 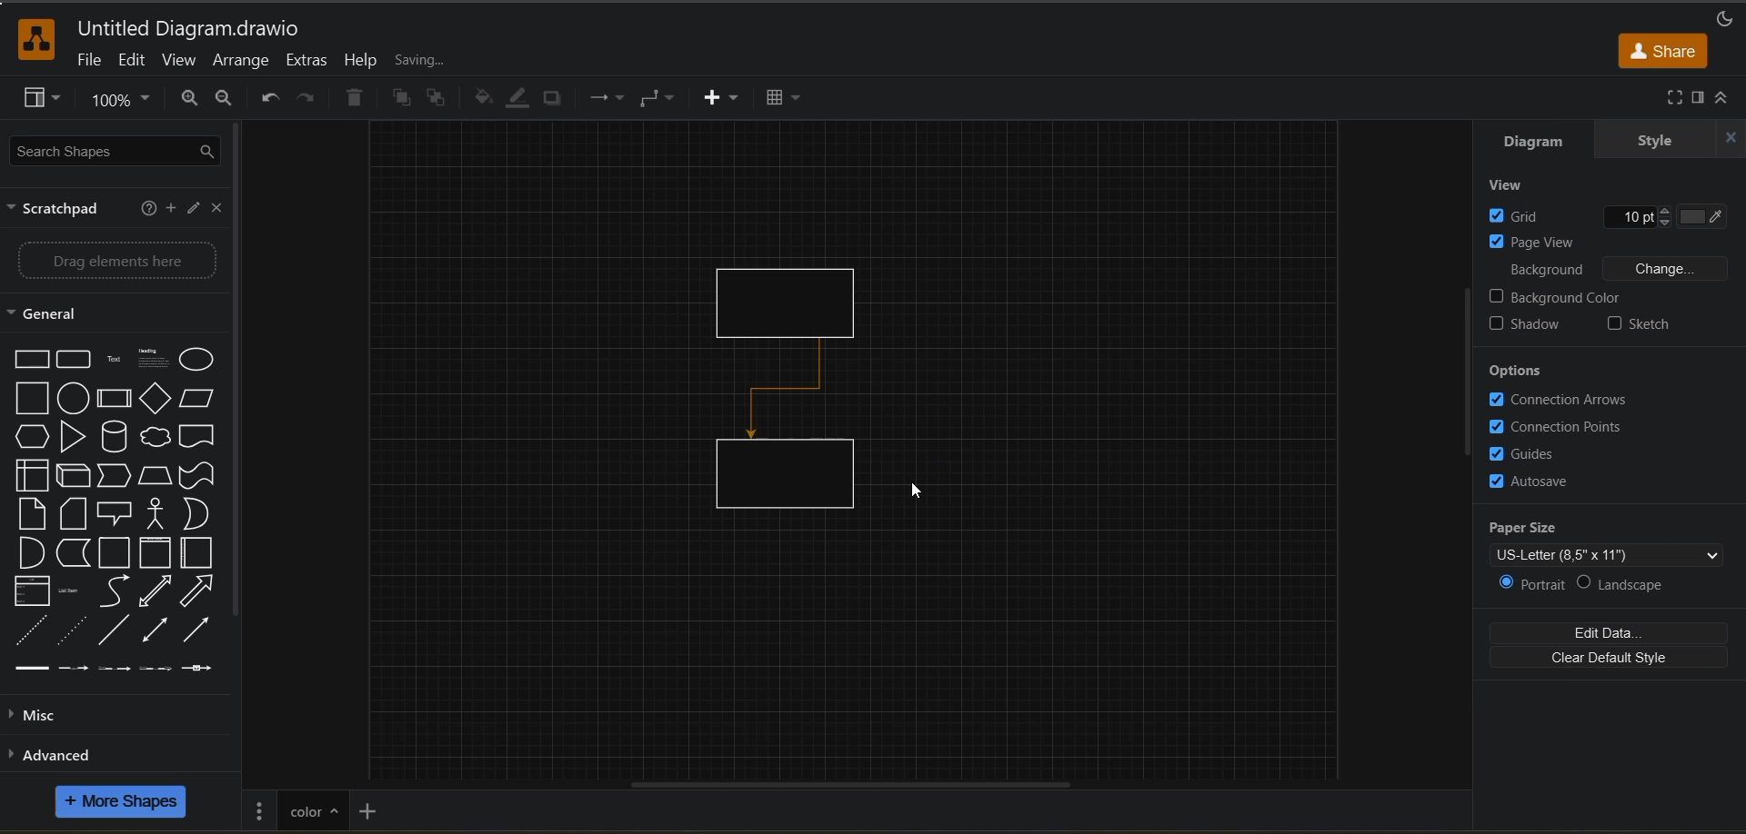 What do you see at coordinates (28, 359) in the screenshot?
I see `Rectangle` at bounding box center [28, 359].